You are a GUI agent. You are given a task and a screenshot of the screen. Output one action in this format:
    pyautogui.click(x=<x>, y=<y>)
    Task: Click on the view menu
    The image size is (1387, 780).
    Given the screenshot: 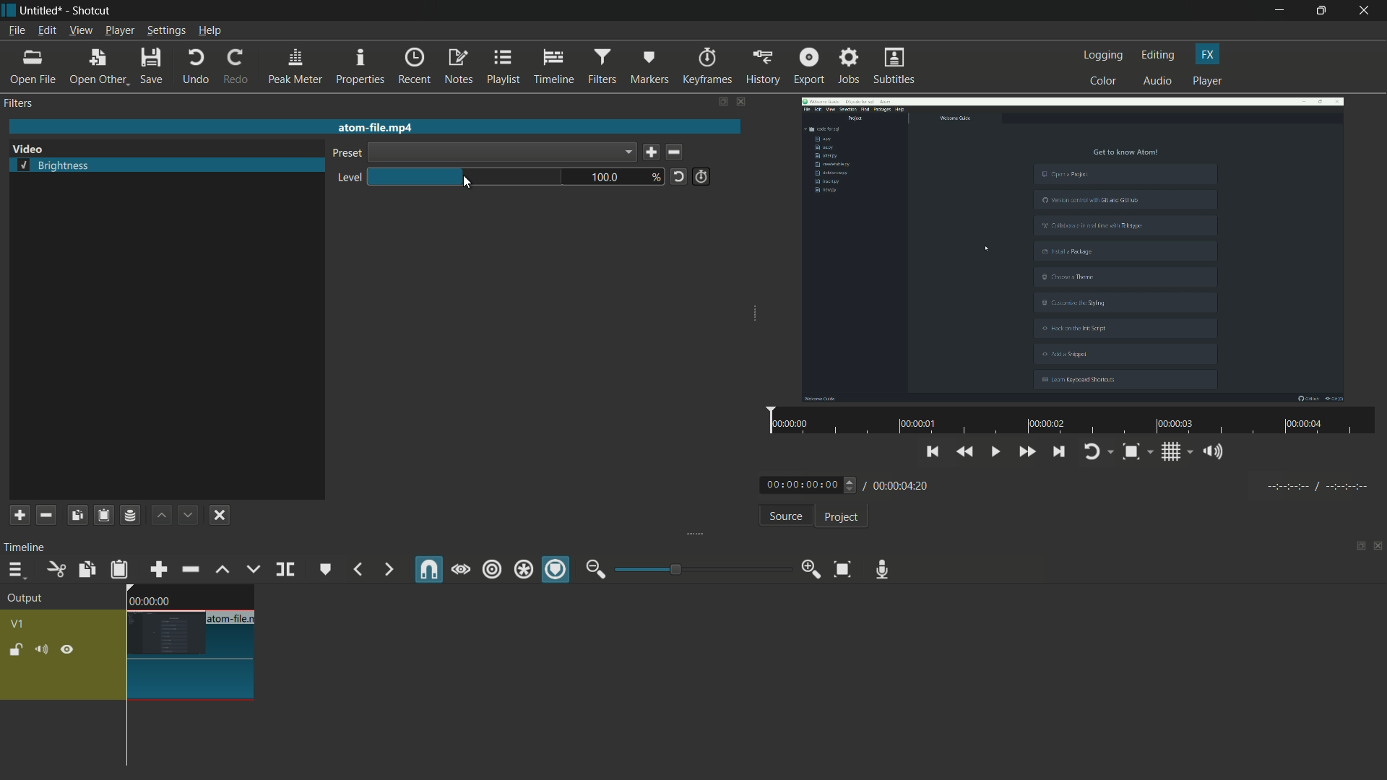 What is the action you would take?
    pyautogui.click(x=80, y=30)
    